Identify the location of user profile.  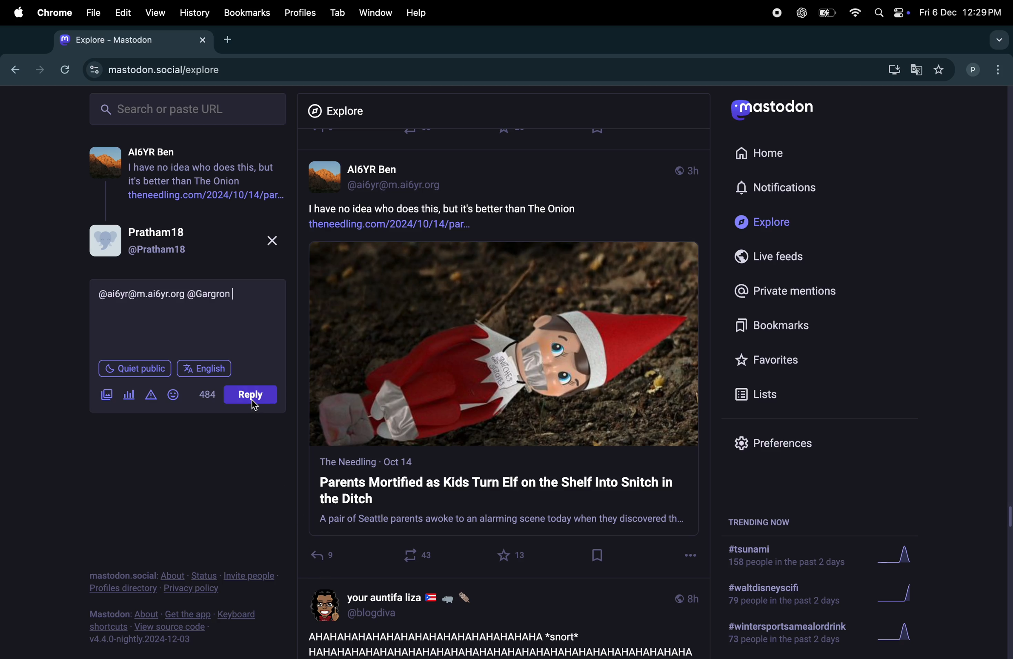
(406, 604).